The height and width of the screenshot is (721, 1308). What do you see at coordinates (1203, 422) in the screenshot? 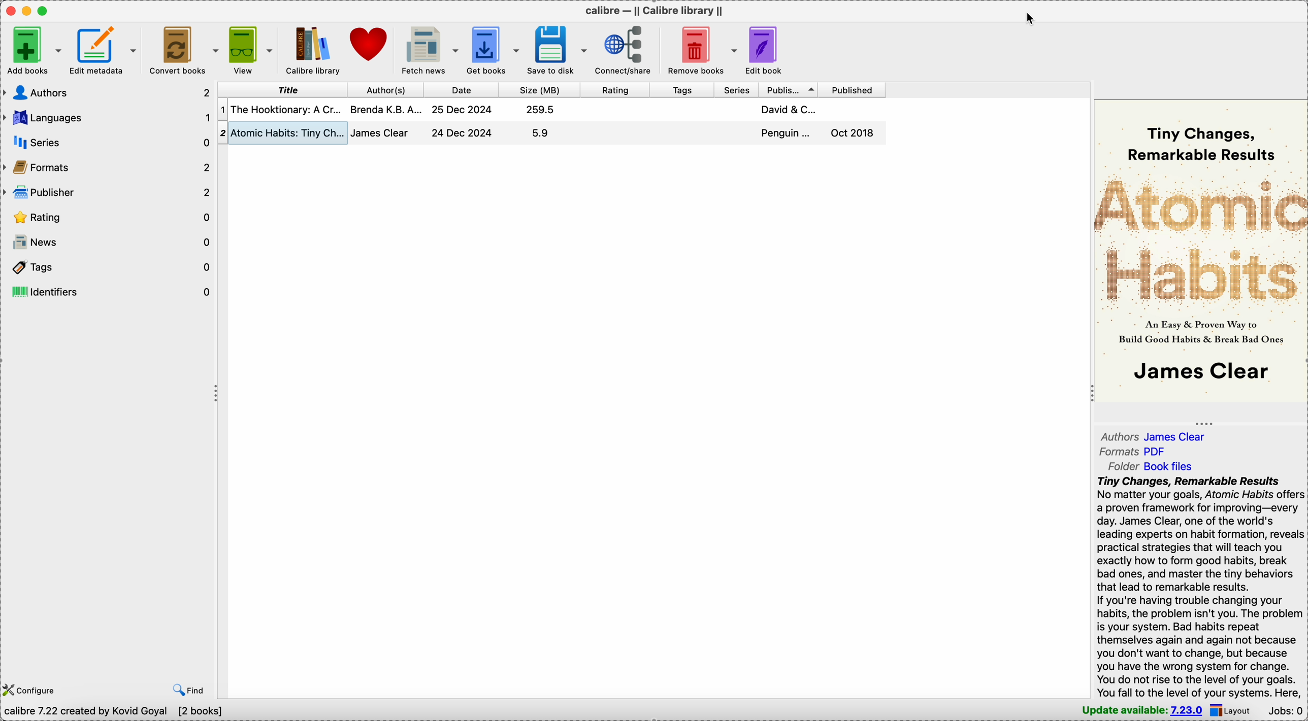
I see `toggle expand/contract` at bounding box center [1203, 422].